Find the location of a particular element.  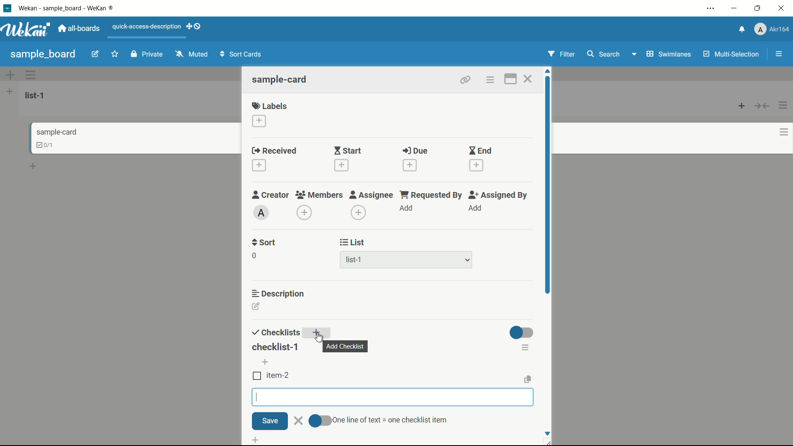

card actions is located at coordinates (784, 132).